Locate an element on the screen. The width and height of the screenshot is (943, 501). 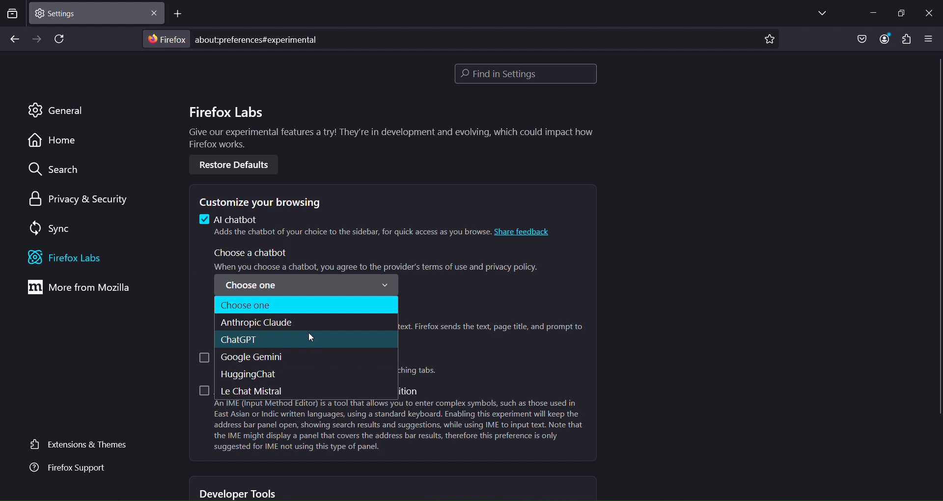
Choose a chatbot
‘When vou choose a chatbot vou aaree to the provider's terms of use and privacy policy. is located at coordinates (374, 259).